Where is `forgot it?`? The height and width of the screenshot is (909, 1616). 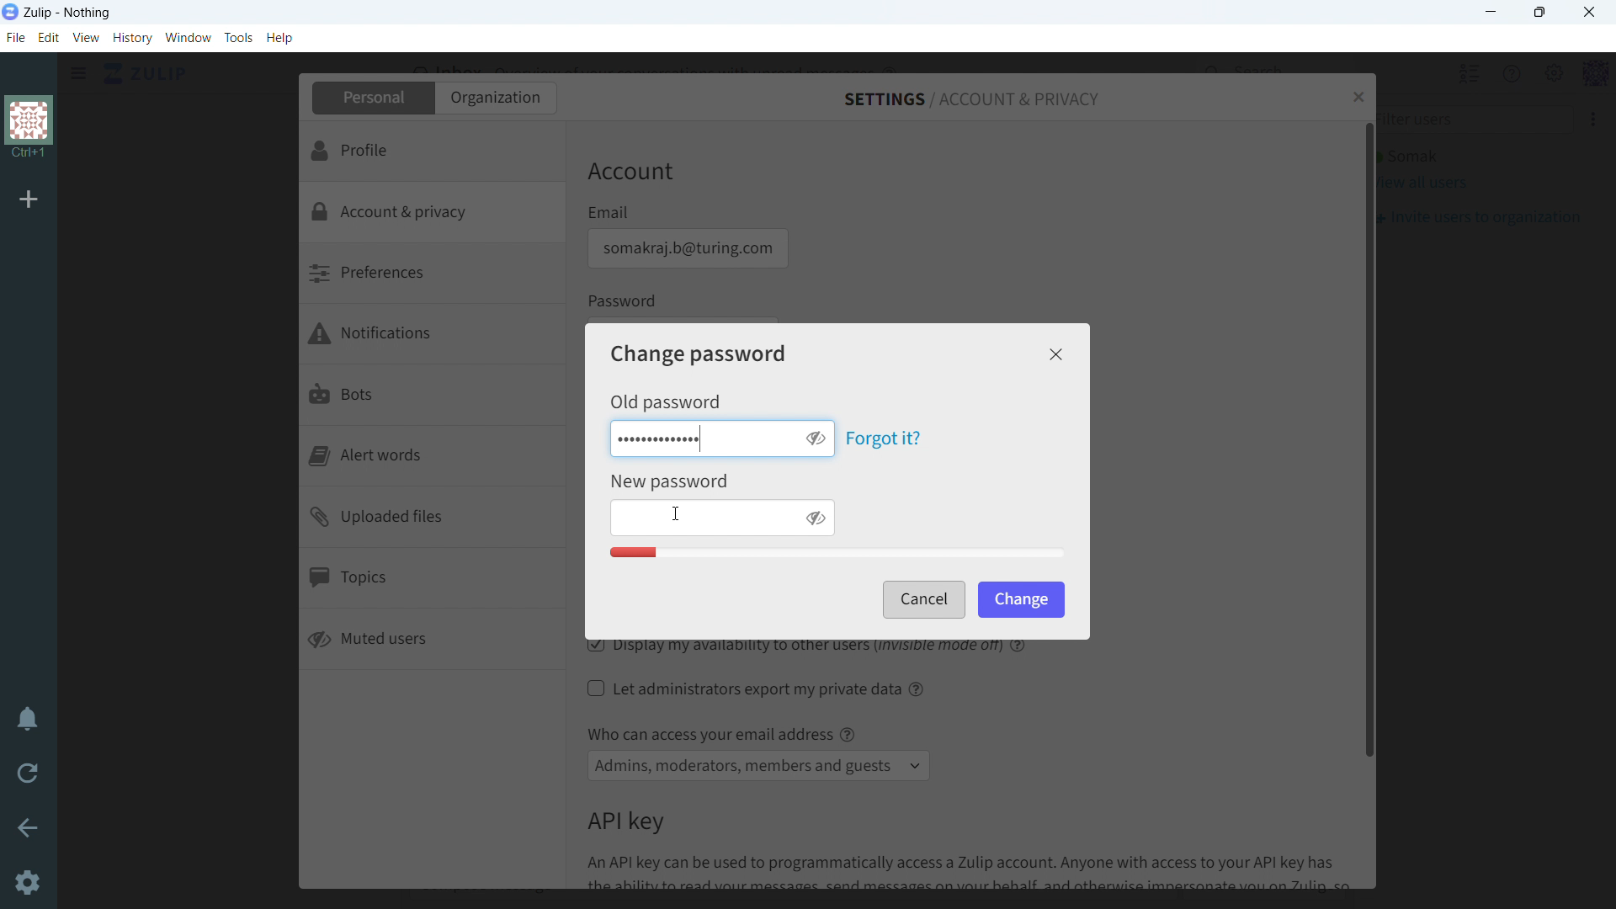
forgot it? is located at coordinates (884, 439).